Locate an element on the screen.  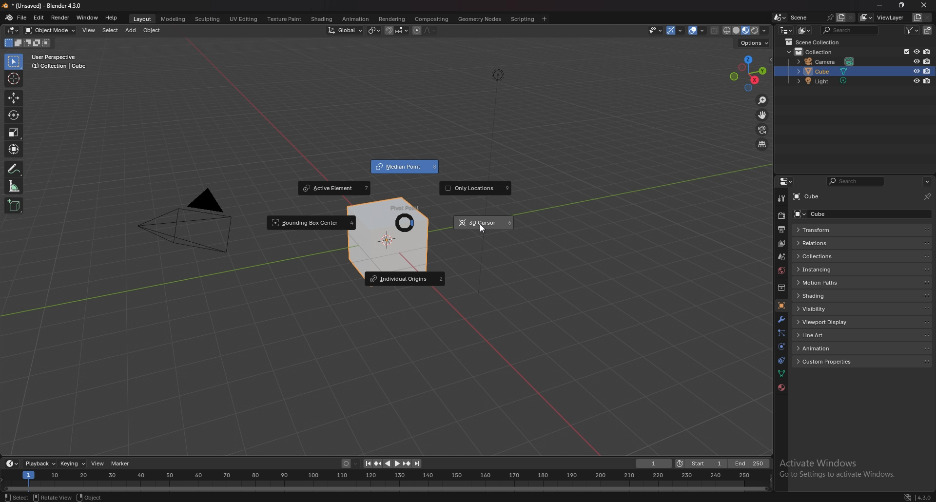
end frame is located at coordinates (748, 463).